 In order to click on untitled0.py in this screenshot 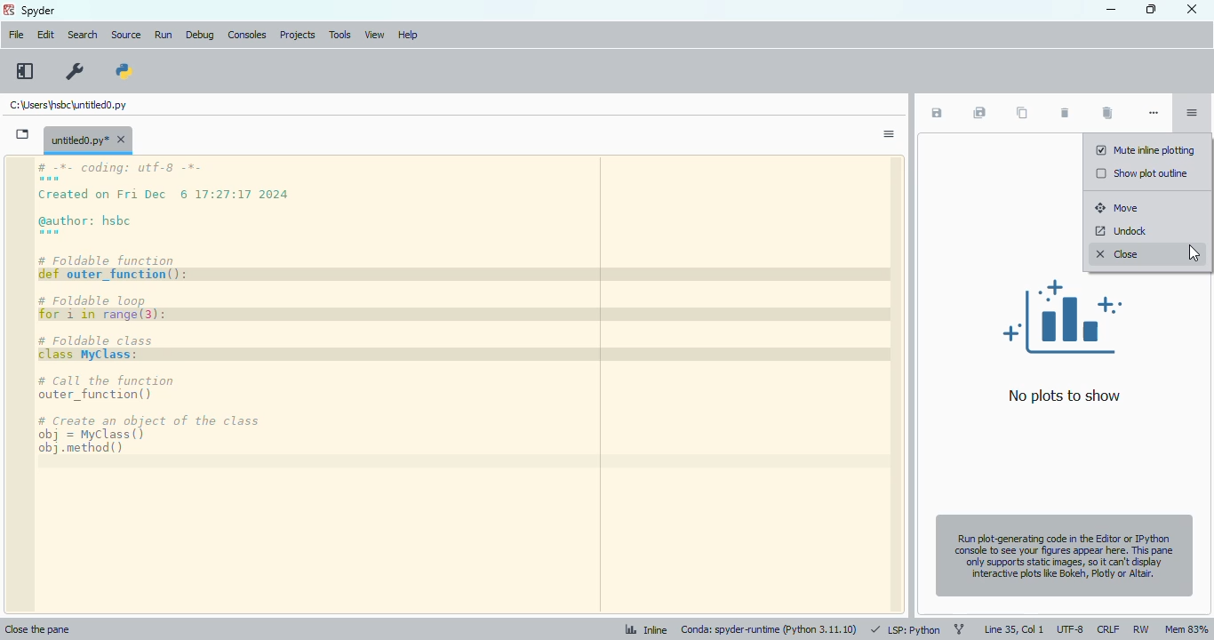, I will do `click(68, 105)`.